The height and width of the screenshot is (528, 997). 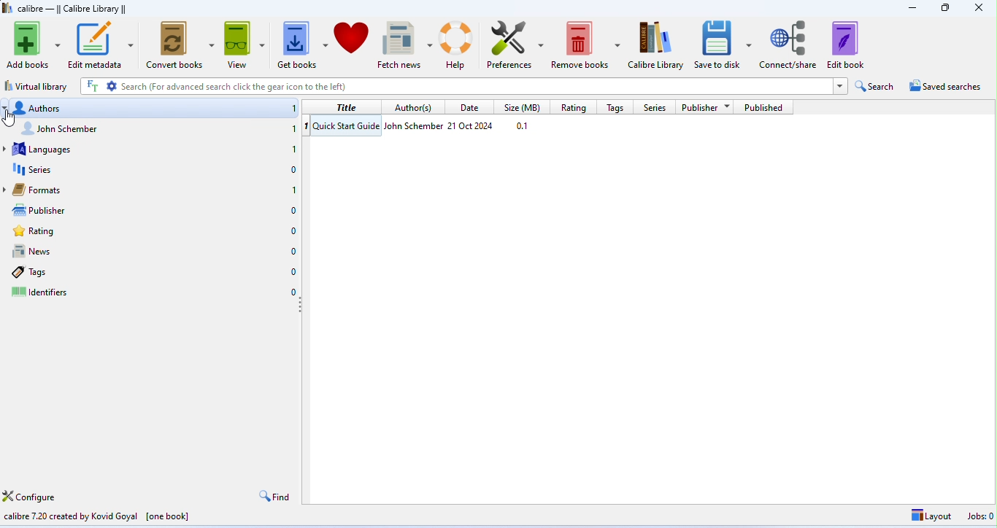 What do you see at coordinates (151, 273) in the screenshot?
I see `tags` at bounding box center [151, 273].